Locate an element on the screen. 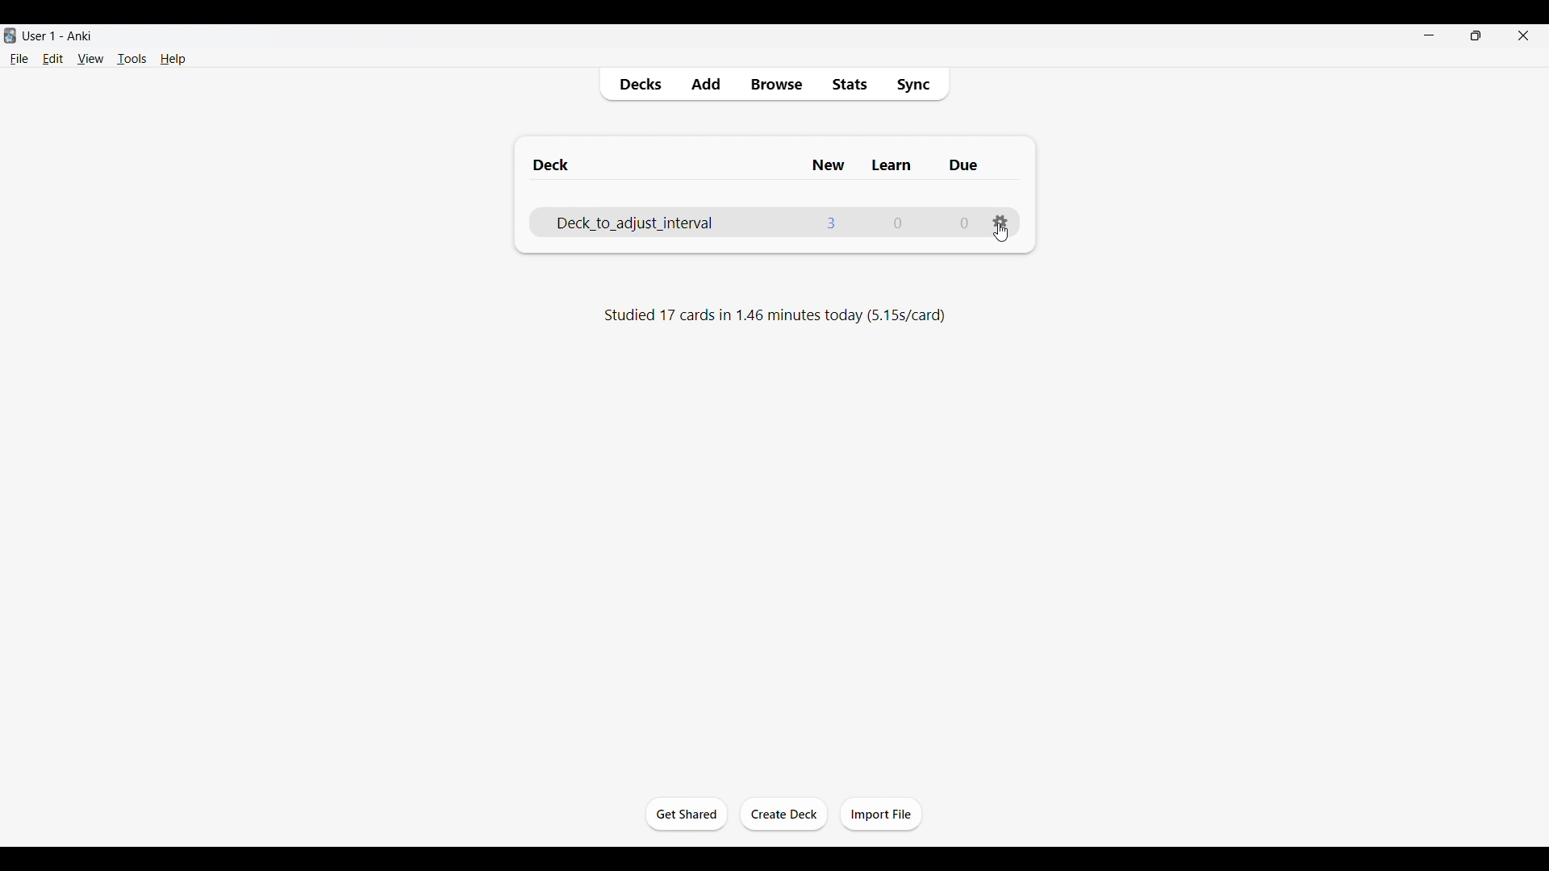 This screenshot has height=871, width=1549. Edit menu is located at coordinates (53, 60).